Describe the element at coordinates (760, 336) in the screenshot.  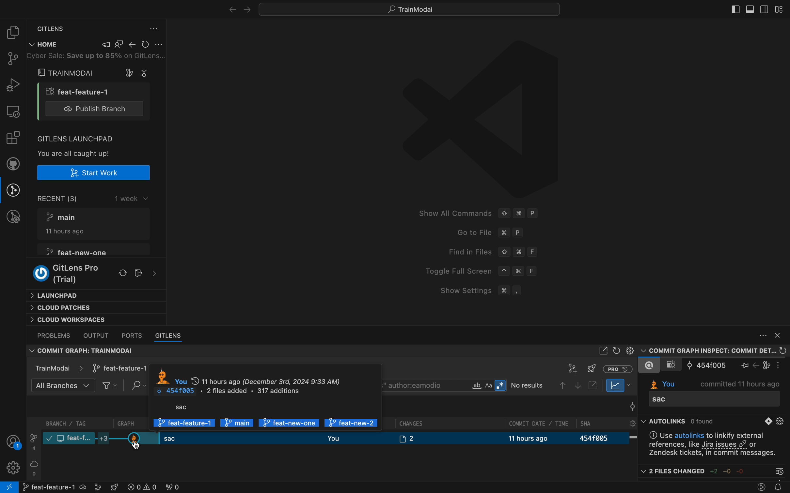
I see `More actions` at that location.